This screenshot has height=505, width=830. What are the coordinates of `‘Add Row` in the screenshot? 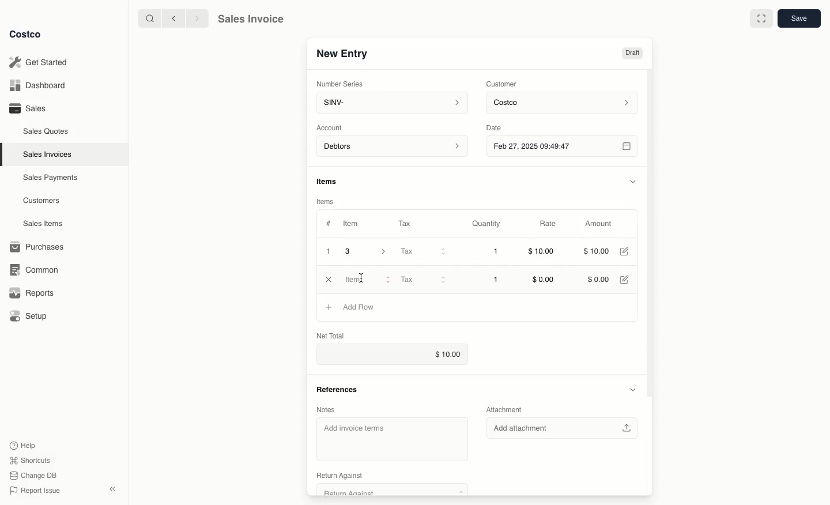 It's located at (361, 308).